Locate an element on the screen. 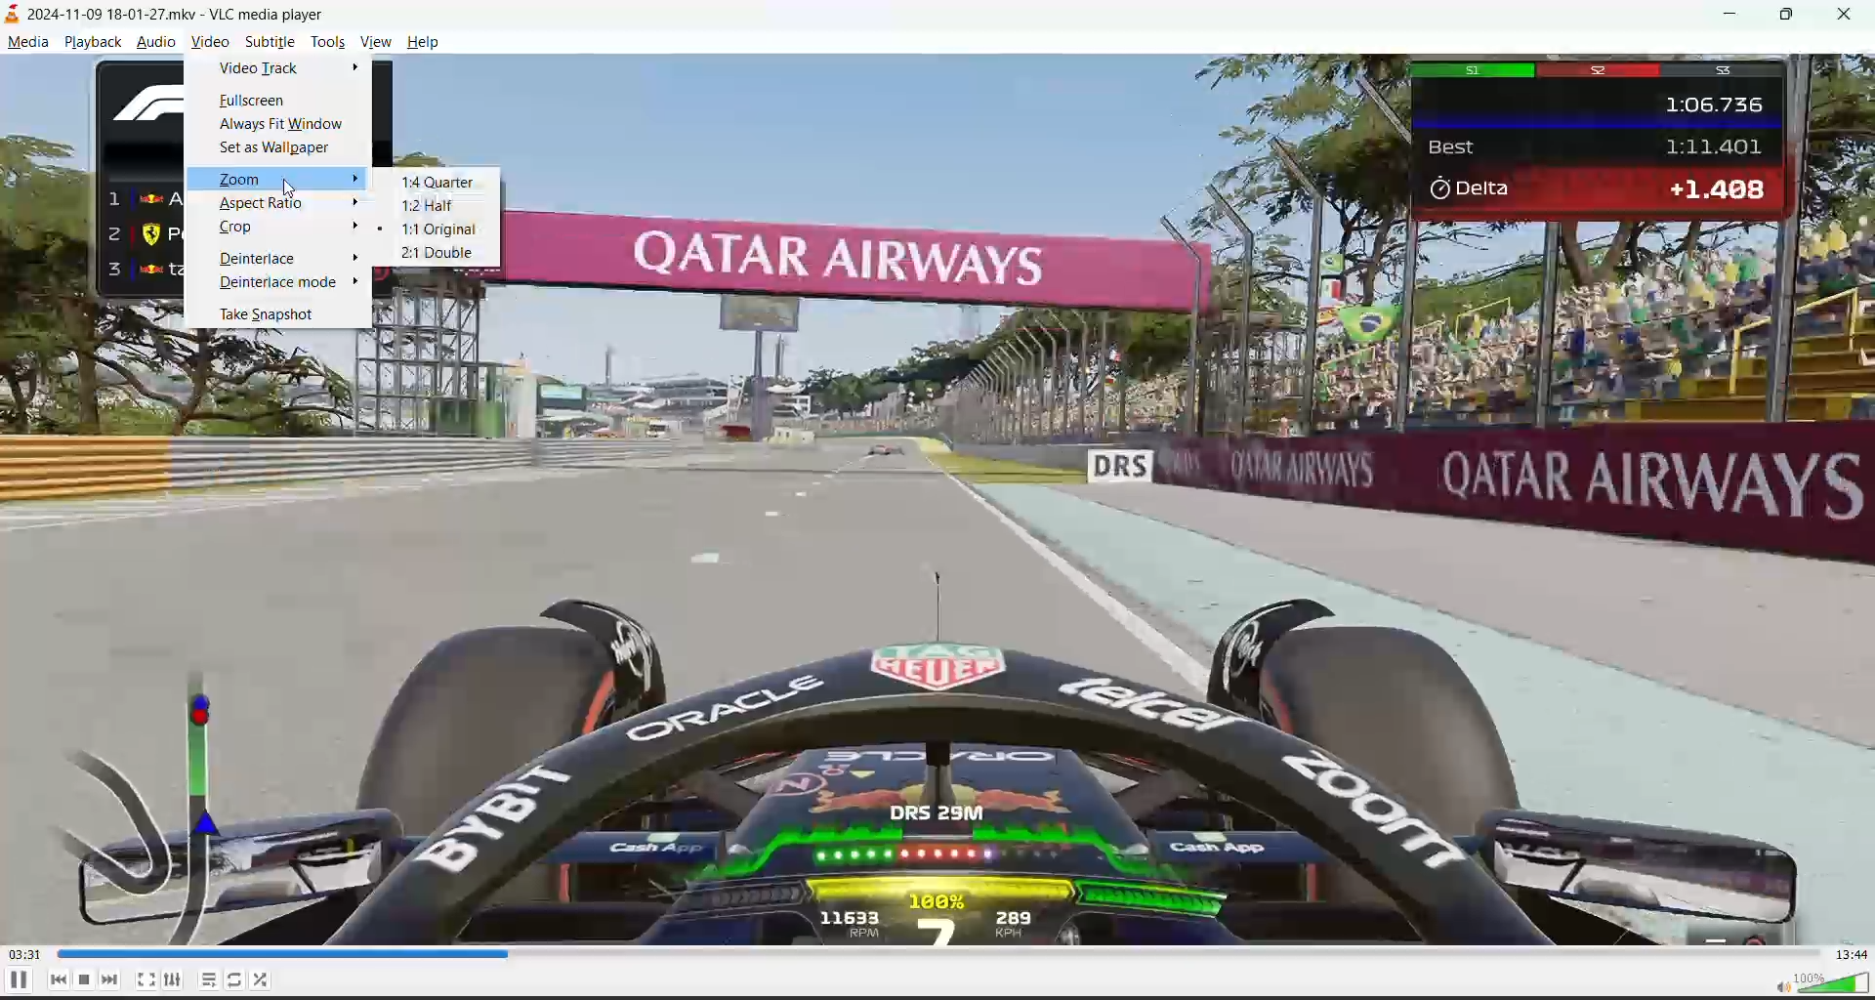 The image size is (1875, 1000). always fit window is located at coordinates (275, 125).